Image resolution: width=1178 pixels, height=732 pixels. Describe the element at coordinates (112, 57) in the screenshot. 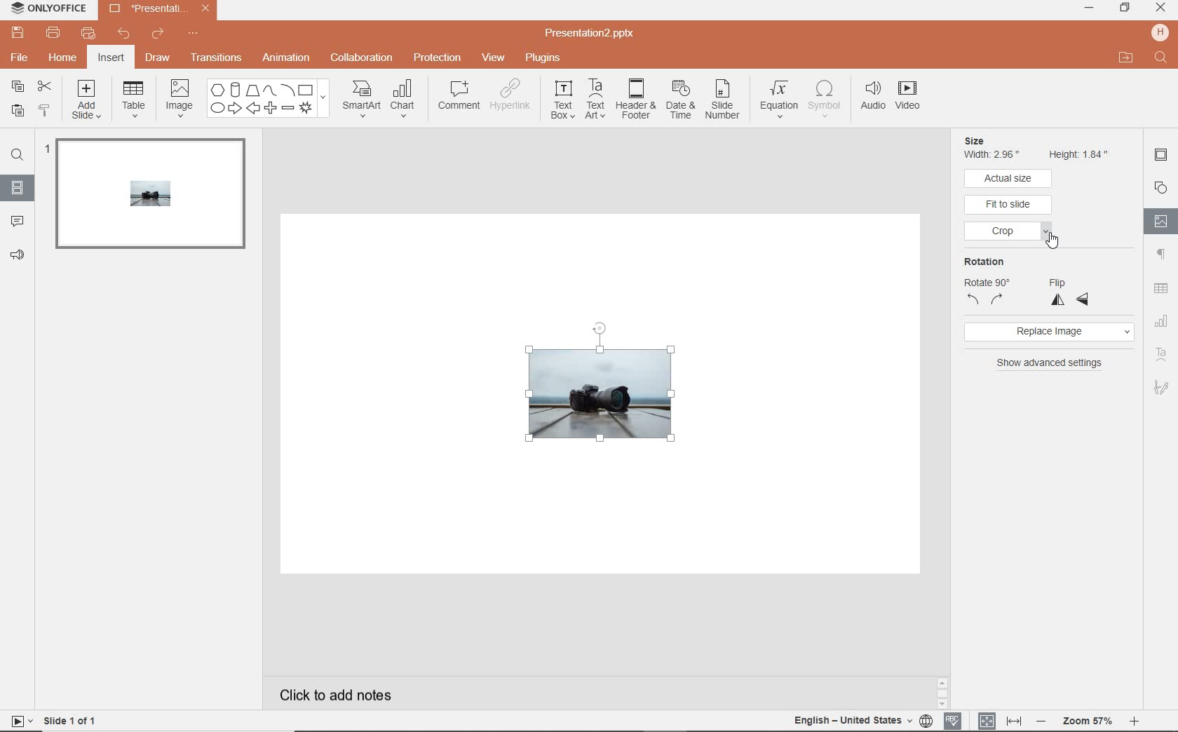

I see `insert` at that location.